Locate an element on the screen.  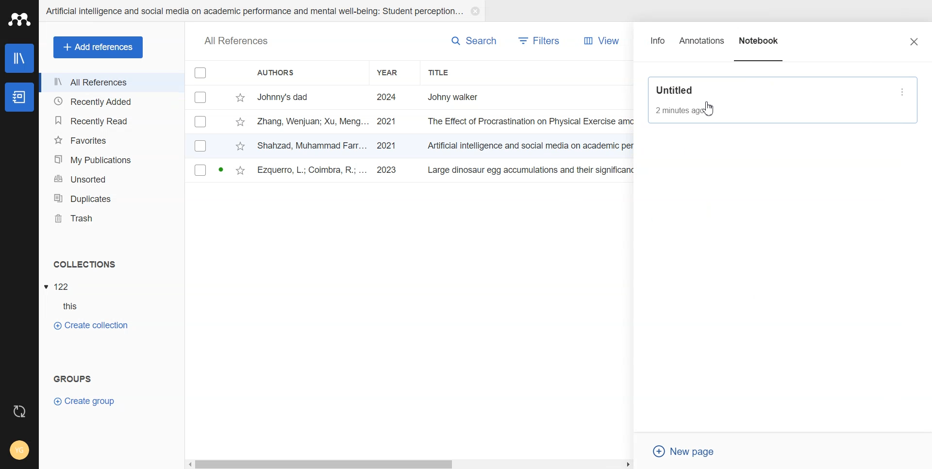
View is located at coordinates (599, 41).